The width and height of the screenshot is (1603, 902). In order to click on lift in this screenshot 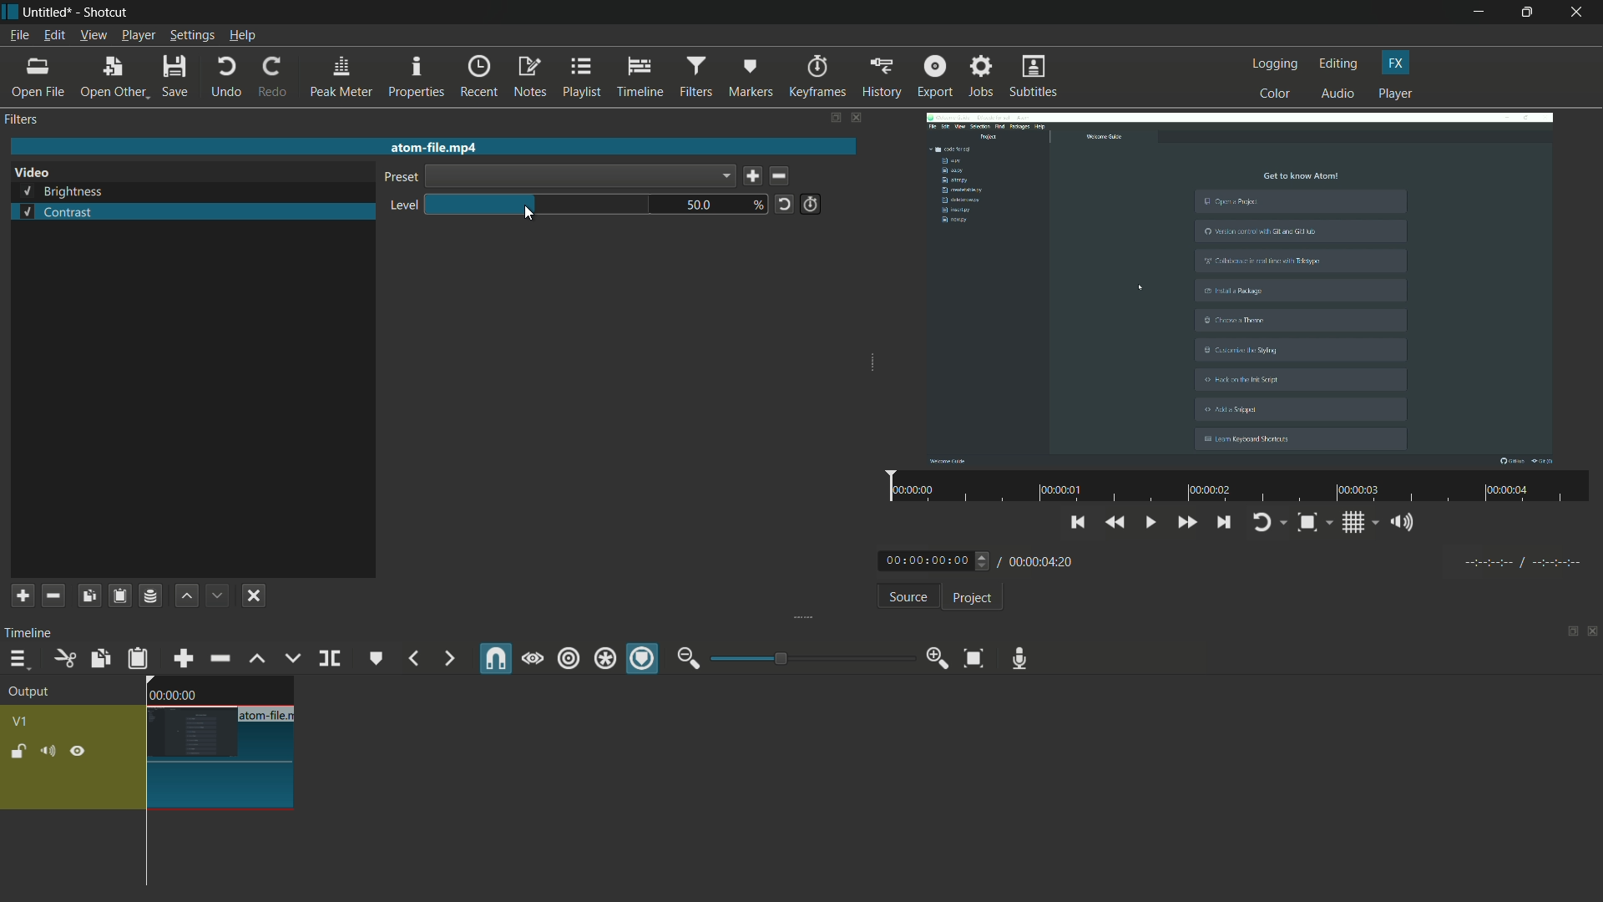, I will do `click(256, 658)`.